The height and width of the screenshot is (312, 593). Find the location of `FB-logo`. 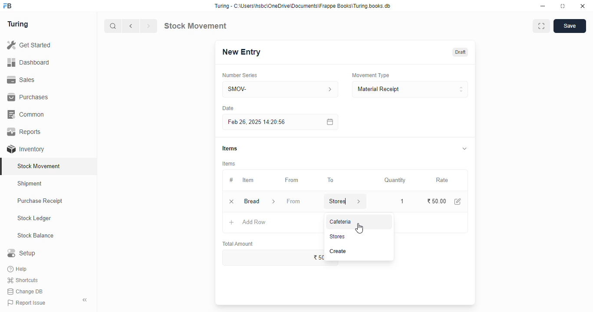

FB-logo is located at coordinates (7, 6).